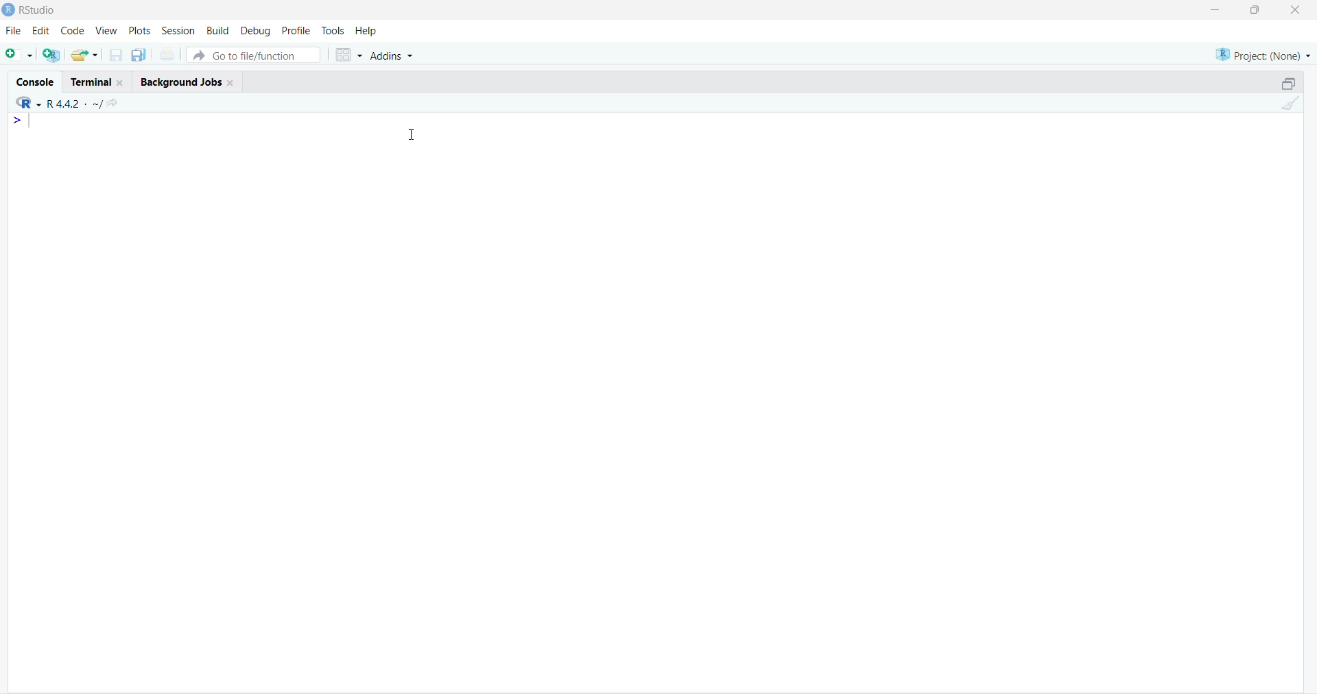 The height and width of the screenshot is (694, 1317). Describe the element at coordinates (230, 83) in the screenshot. I see `close` at that location.